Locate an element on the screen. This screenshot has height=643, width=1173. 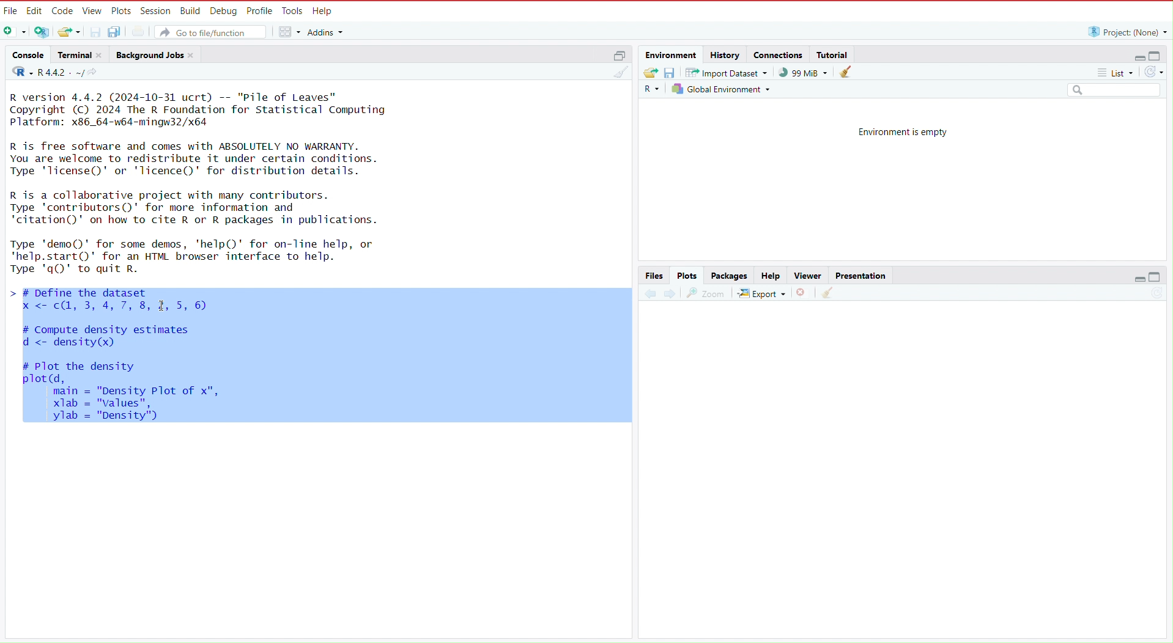
go to file/function is located at coordinates (212, 32).